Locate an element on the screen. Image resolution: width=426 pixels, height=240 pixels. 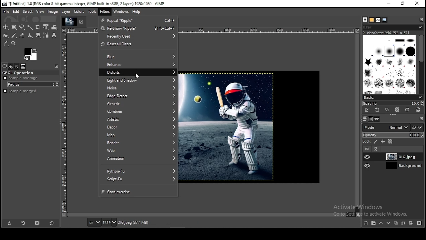
colors is located at coordinates (80, 12).